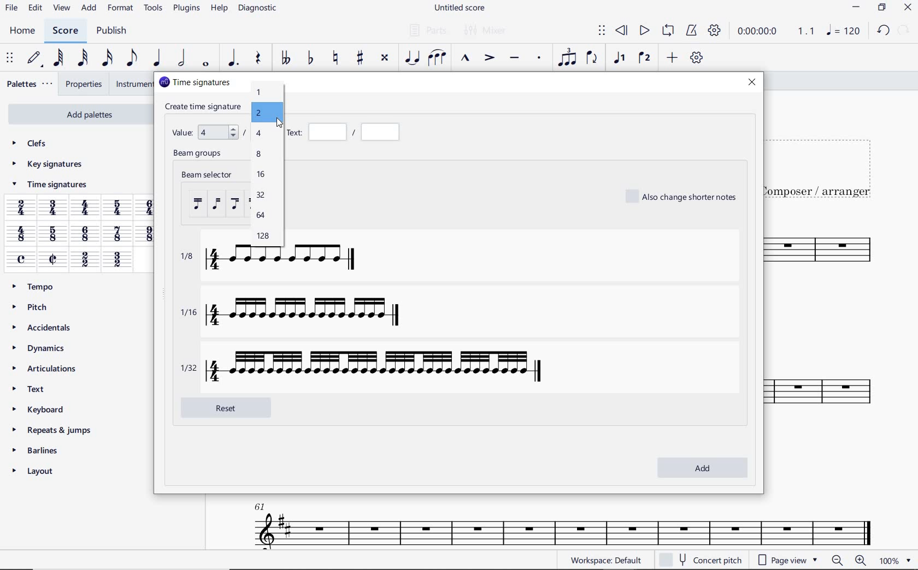 This screenshot has width=918, height=570. Describe the element at coordinates (702, 467) in the screenshot. I see `add` at that location.